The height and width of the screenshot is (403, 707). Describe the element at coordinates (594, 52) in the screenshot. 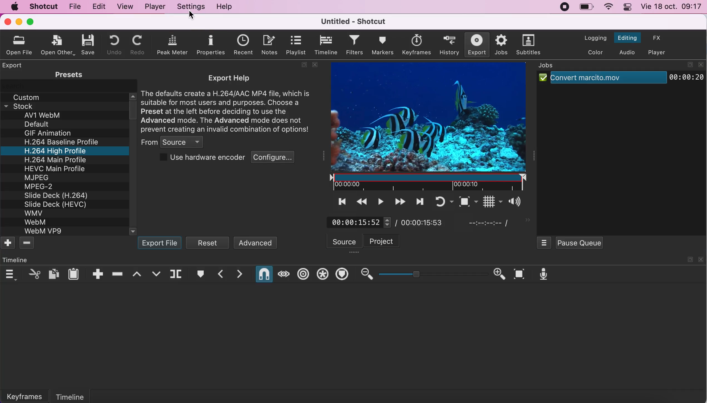

I see `switch to the color layout` at that location.